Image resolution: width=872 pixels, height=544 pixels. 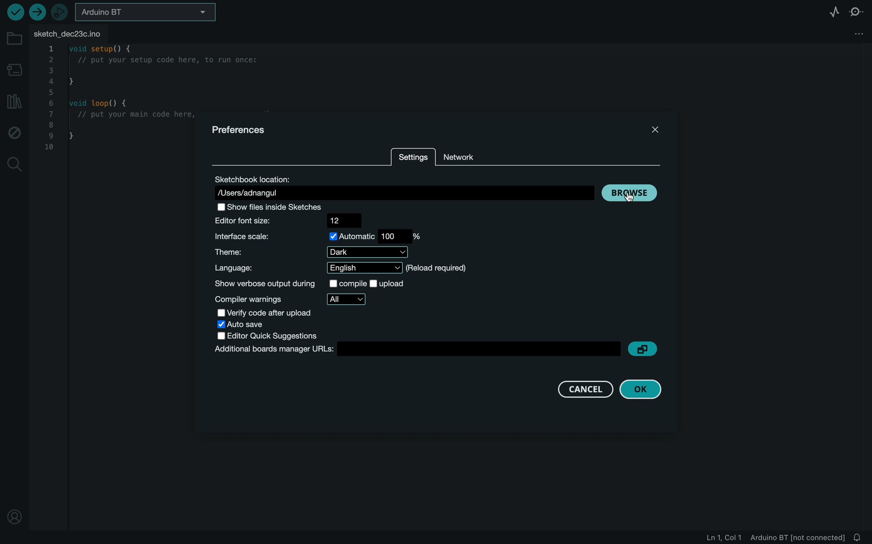 I want to click on cursor, so click(x=631, y=198).